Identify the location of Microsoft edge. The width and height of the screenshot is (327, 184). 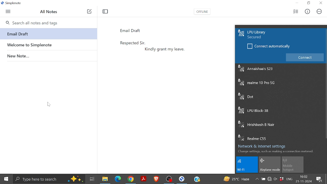
(118, 179).